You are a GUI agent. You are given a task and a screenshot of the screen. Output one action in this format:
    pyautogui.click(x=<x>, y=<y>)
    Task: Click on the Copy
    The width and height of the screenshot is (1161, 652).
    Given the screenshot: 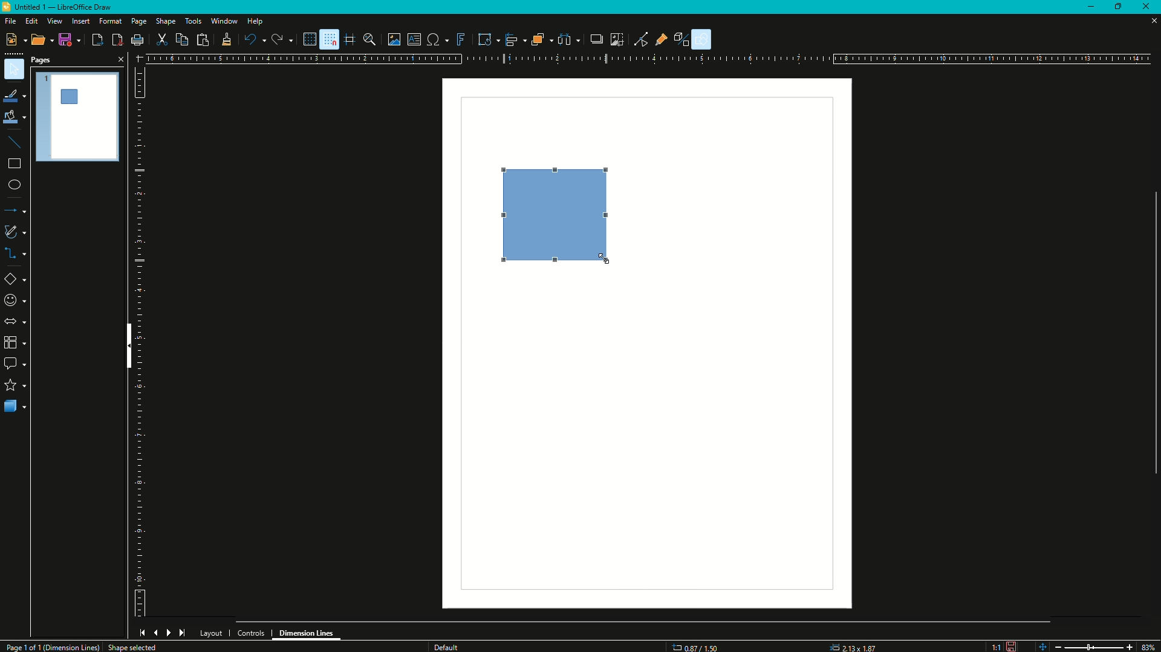 What is the action you would take?
    pyautogui.click(x=180, y=40)
    